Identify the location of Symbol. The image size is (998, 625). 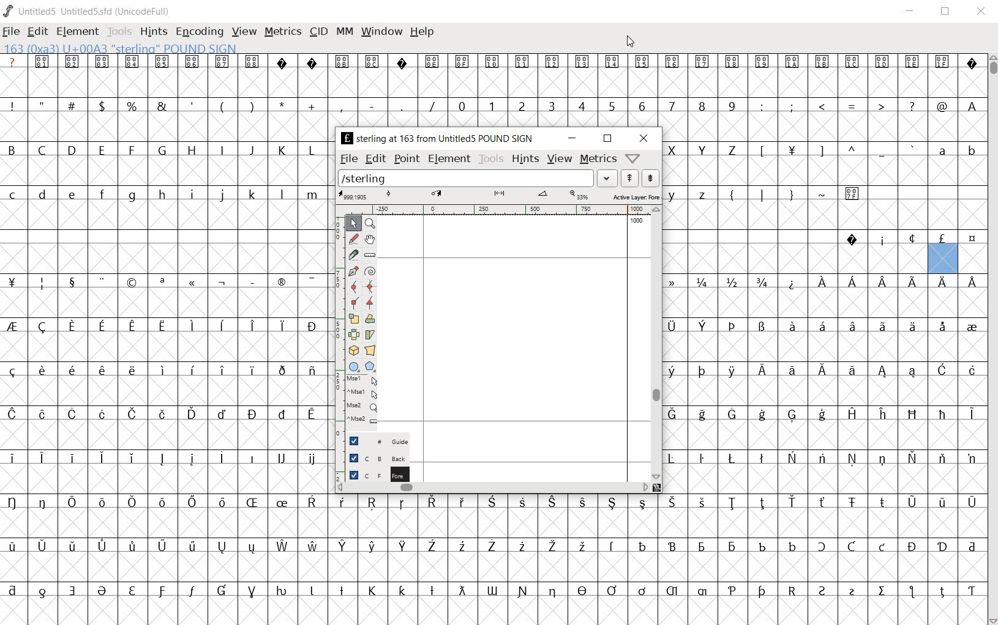
(432, 591).